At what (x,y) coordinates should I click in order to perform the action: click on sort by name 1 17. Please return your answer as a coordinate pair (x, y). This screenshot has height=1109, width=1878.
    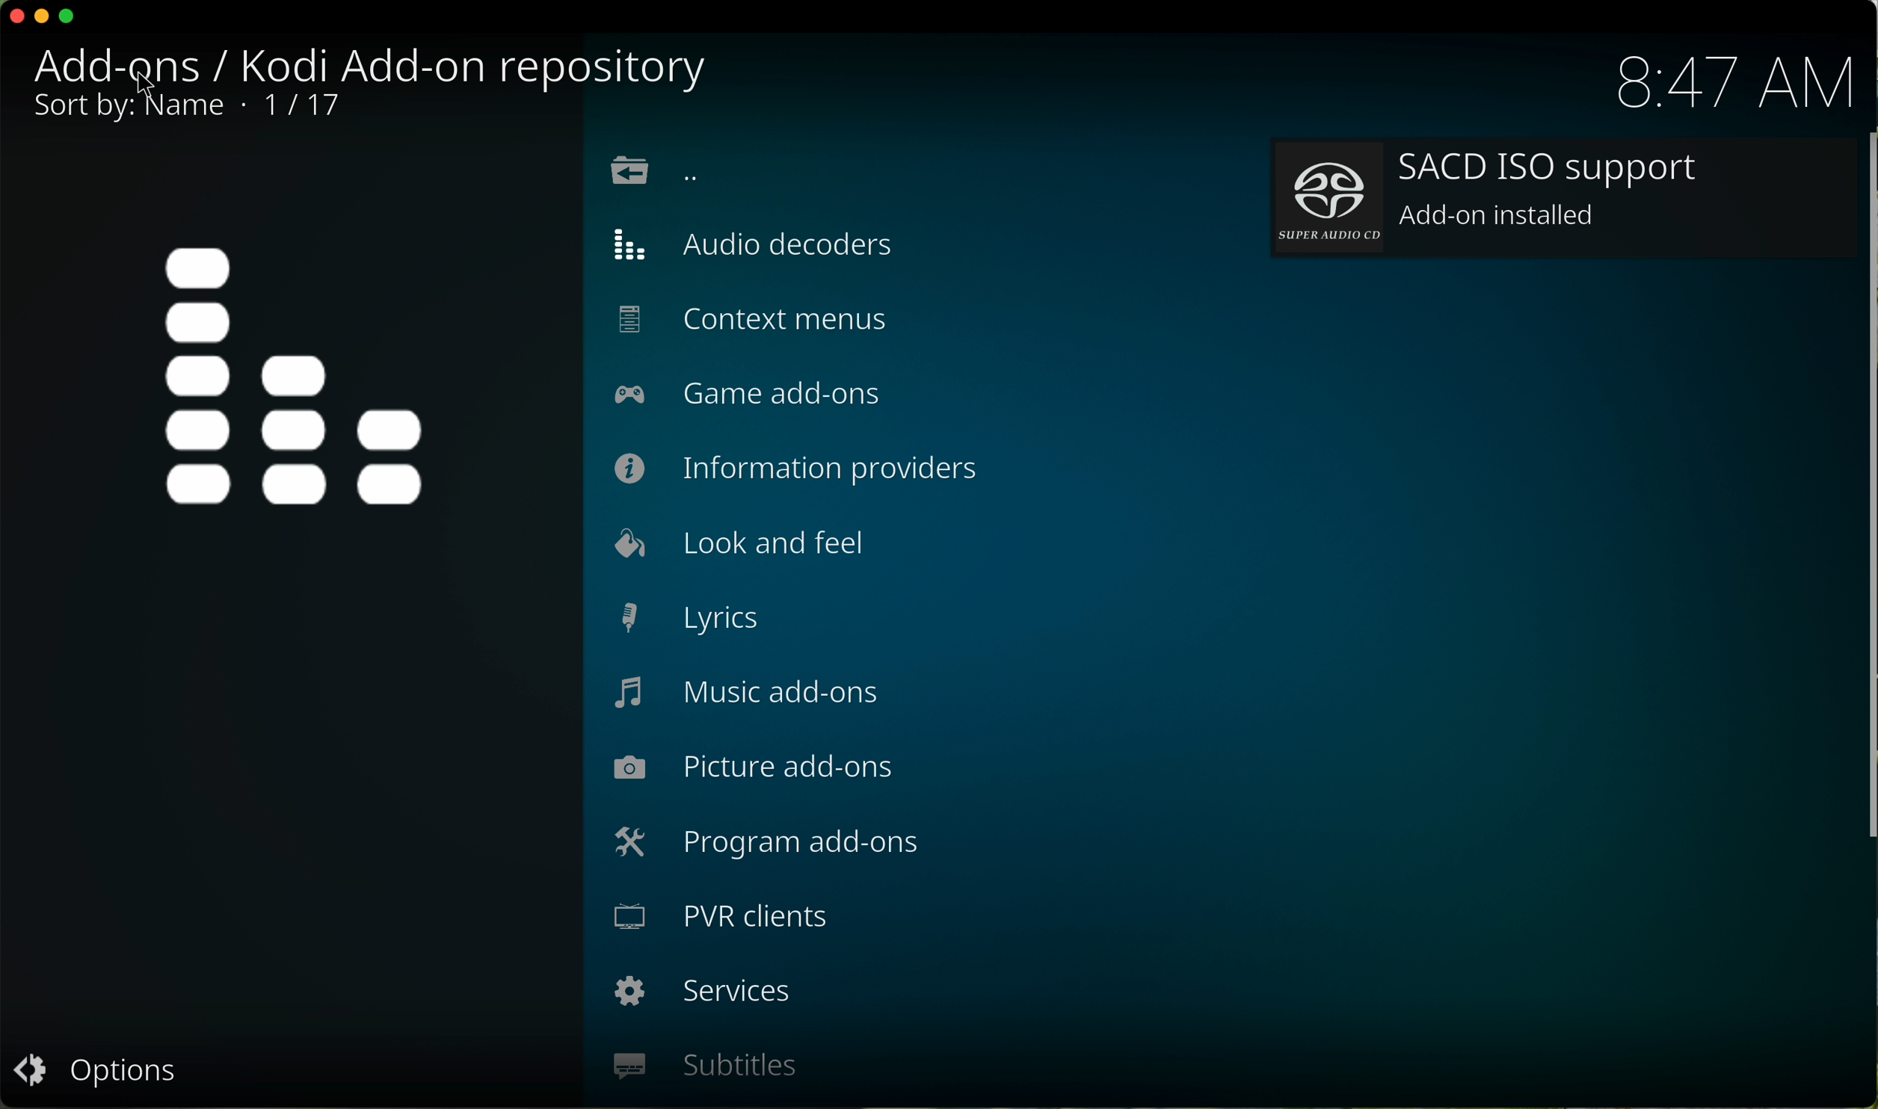
    Looking at the image, I should click on (191, 112).